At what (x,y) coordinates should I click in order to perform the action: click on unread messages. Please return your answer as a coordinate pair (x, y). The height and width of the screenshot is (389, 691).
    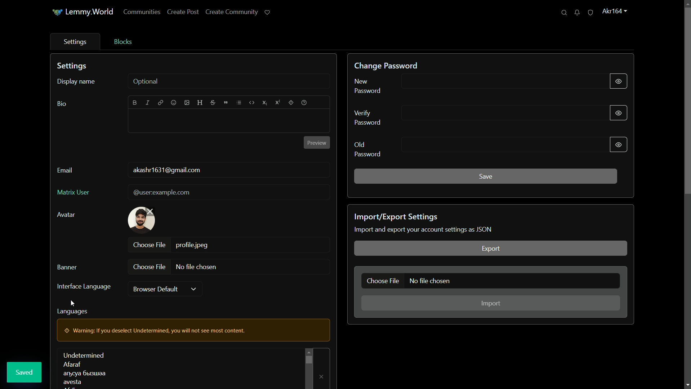
    Looking at the image, I should click on (576, 13).